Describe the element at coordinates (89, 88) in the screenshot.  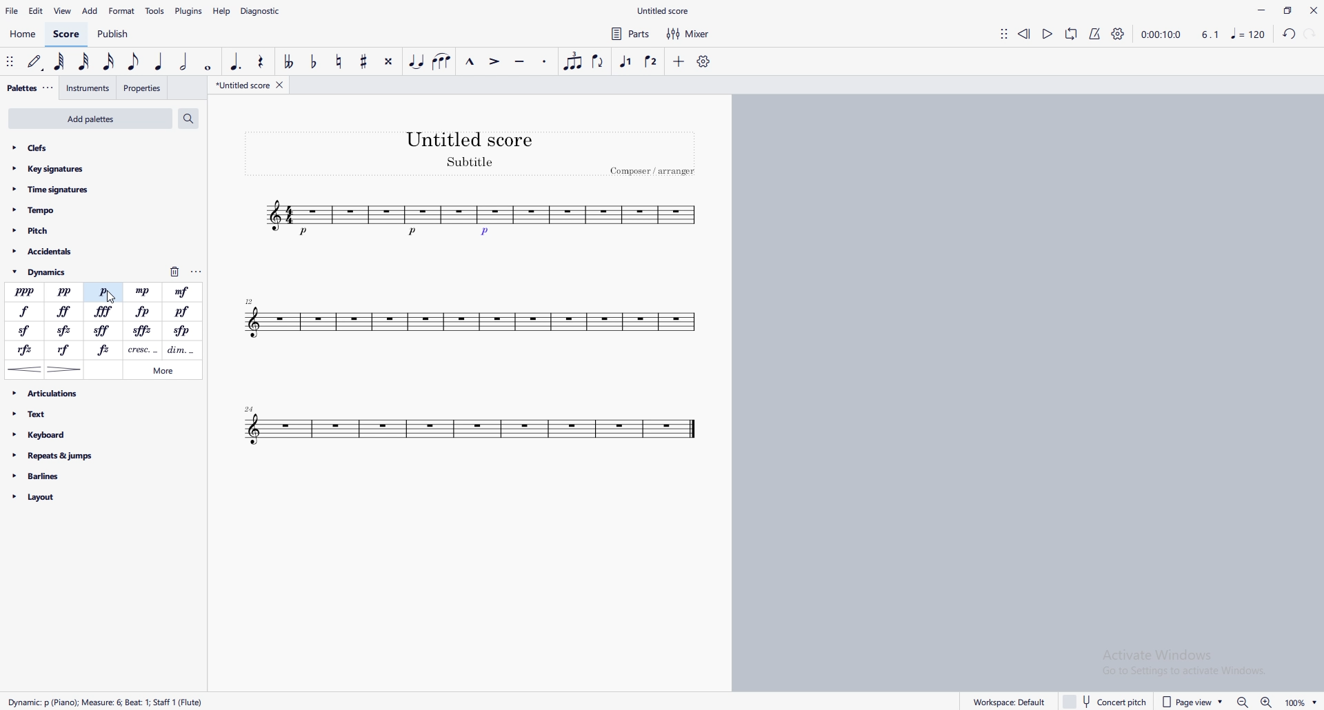
I see `instruments` at that location.